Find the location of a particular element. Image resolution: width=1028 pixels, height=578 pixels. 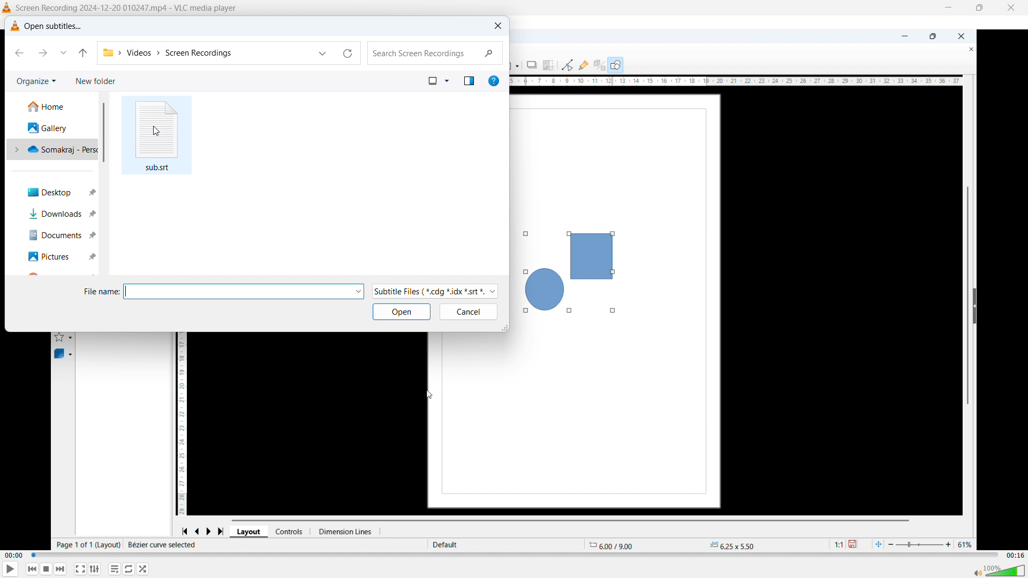

Video duration  is located at coordinates (1015, 556).